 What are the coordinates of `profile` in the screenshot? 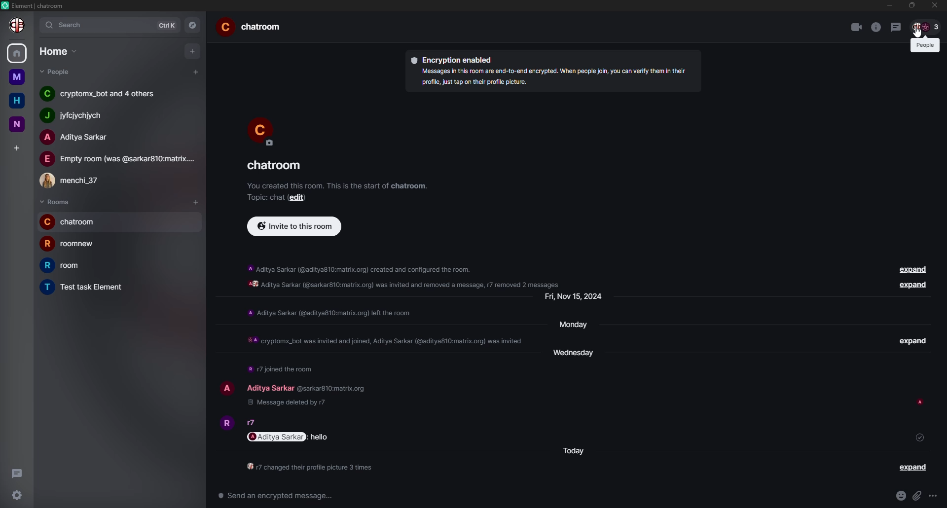 It's located at (225, 422).